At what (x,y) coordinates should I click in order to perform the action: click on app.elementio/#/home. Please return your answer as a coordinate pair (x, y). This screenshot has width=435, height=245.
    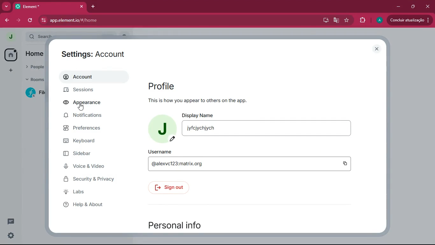
    Looking at the image, I should click on (118, 20).